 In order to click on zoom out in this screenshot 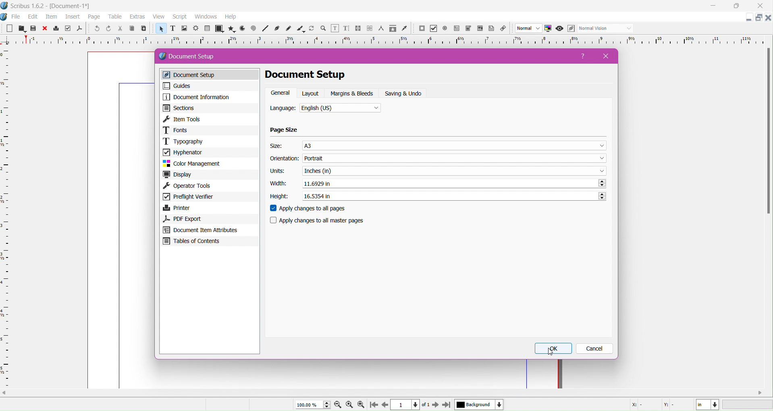, I will do `click(339, 405)`.